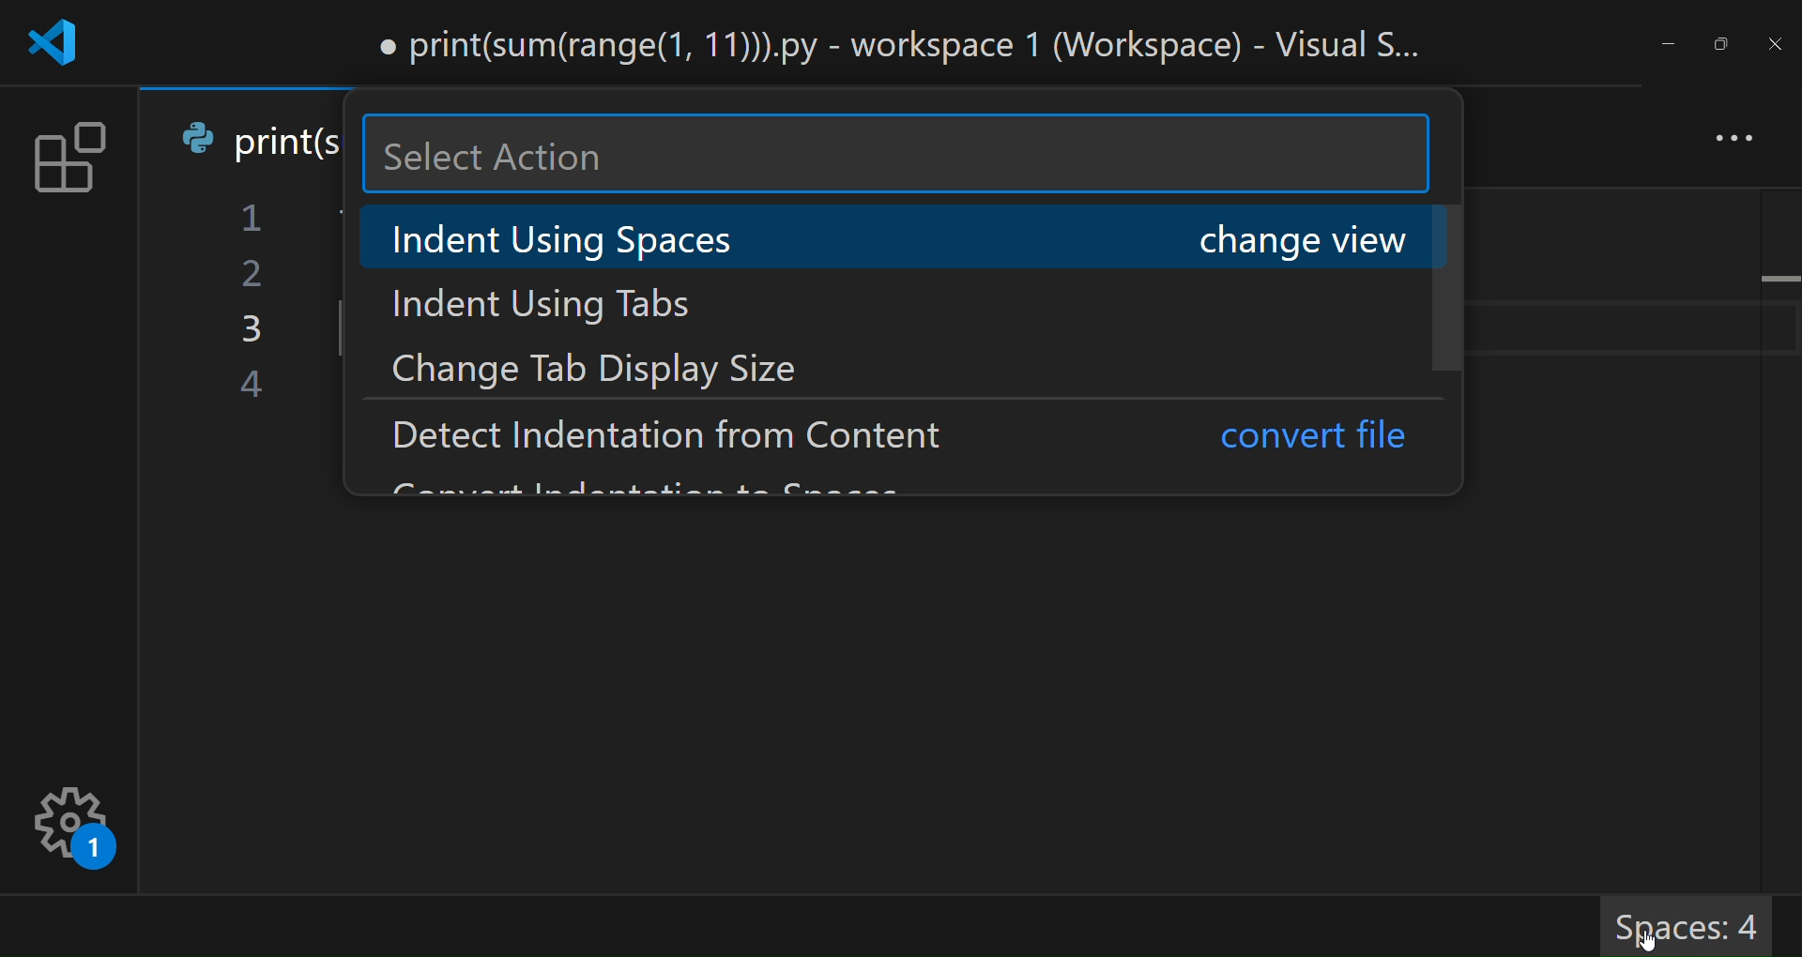 This screenshot has width=1802, height=957. I want to click on close, so click(1775, 43).